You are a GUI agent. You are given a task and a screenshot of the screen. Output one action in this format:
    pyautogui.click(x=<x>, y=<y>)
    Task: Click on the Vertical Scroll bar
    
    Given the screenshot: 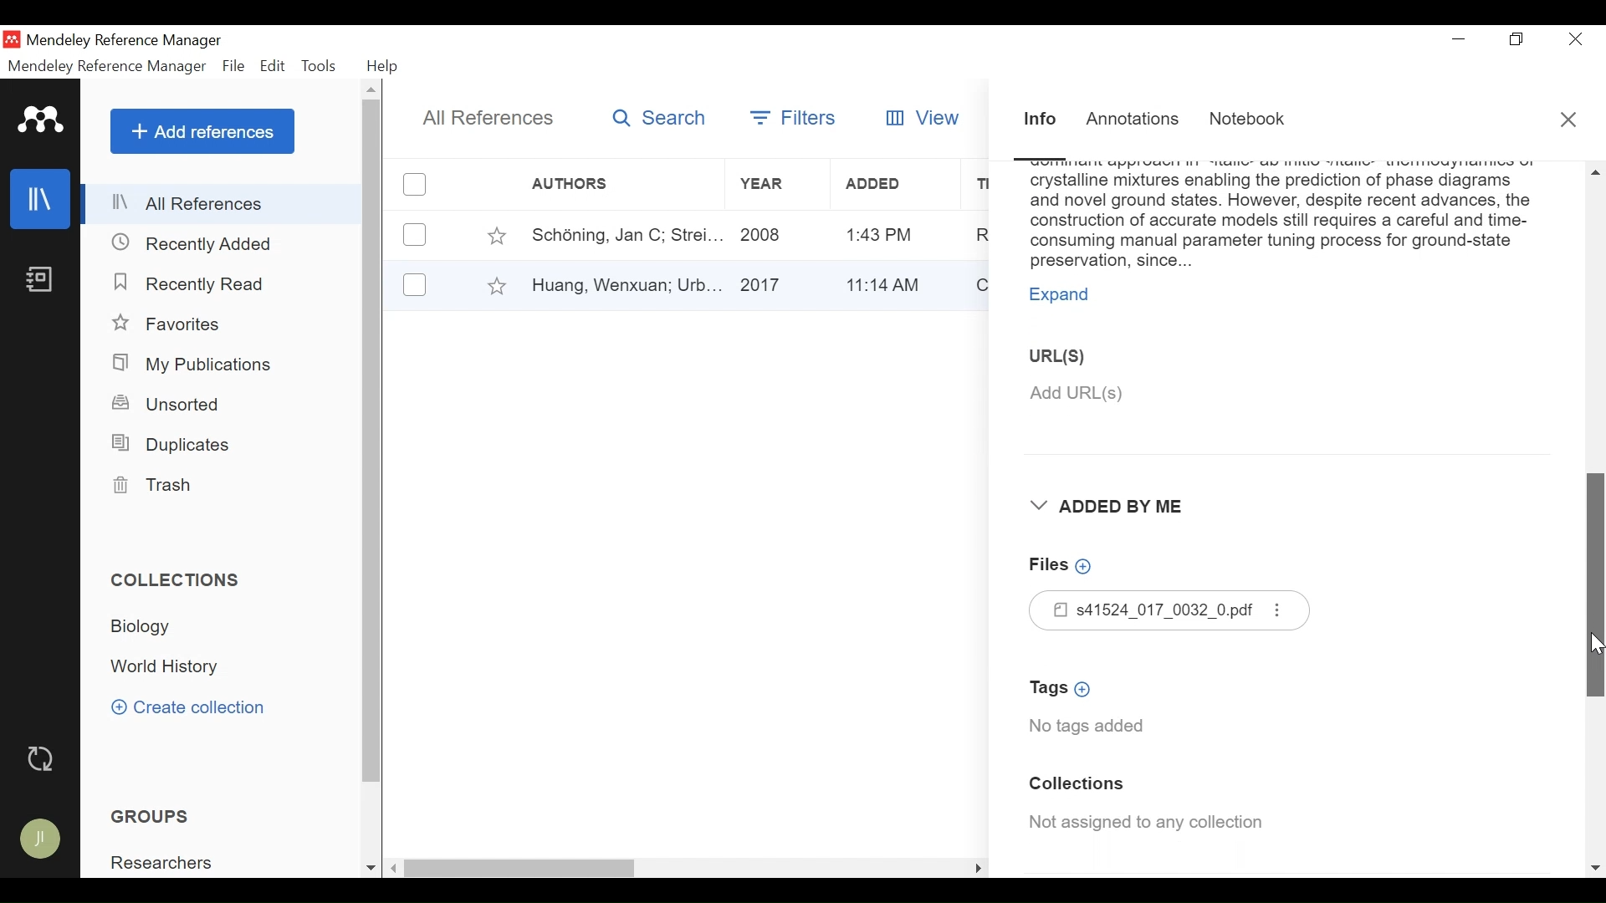 What is the action you would take?
    pyautogui.click(x=1596, y=584)
    